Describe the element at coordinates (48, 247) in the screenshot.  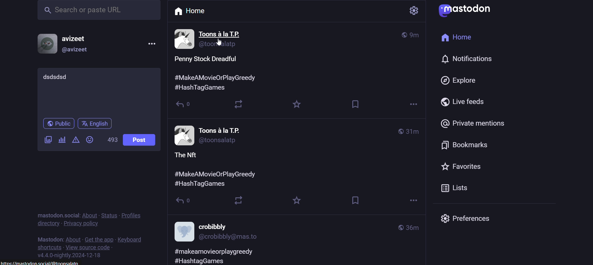
I see `shortcuts` at that location.